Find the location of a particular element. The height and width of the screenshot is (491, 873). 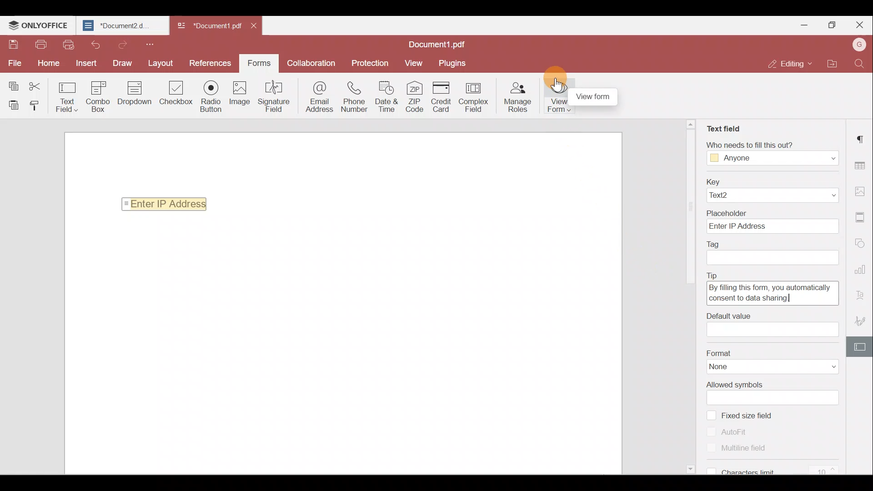

Plugins is located at coordinates (454, 63).